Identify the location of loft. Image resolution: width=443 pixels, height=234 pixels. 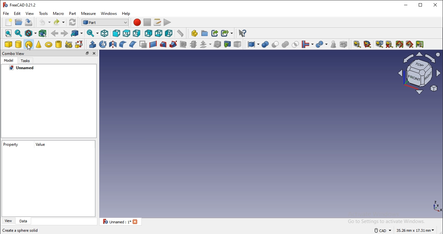
(164, 44).